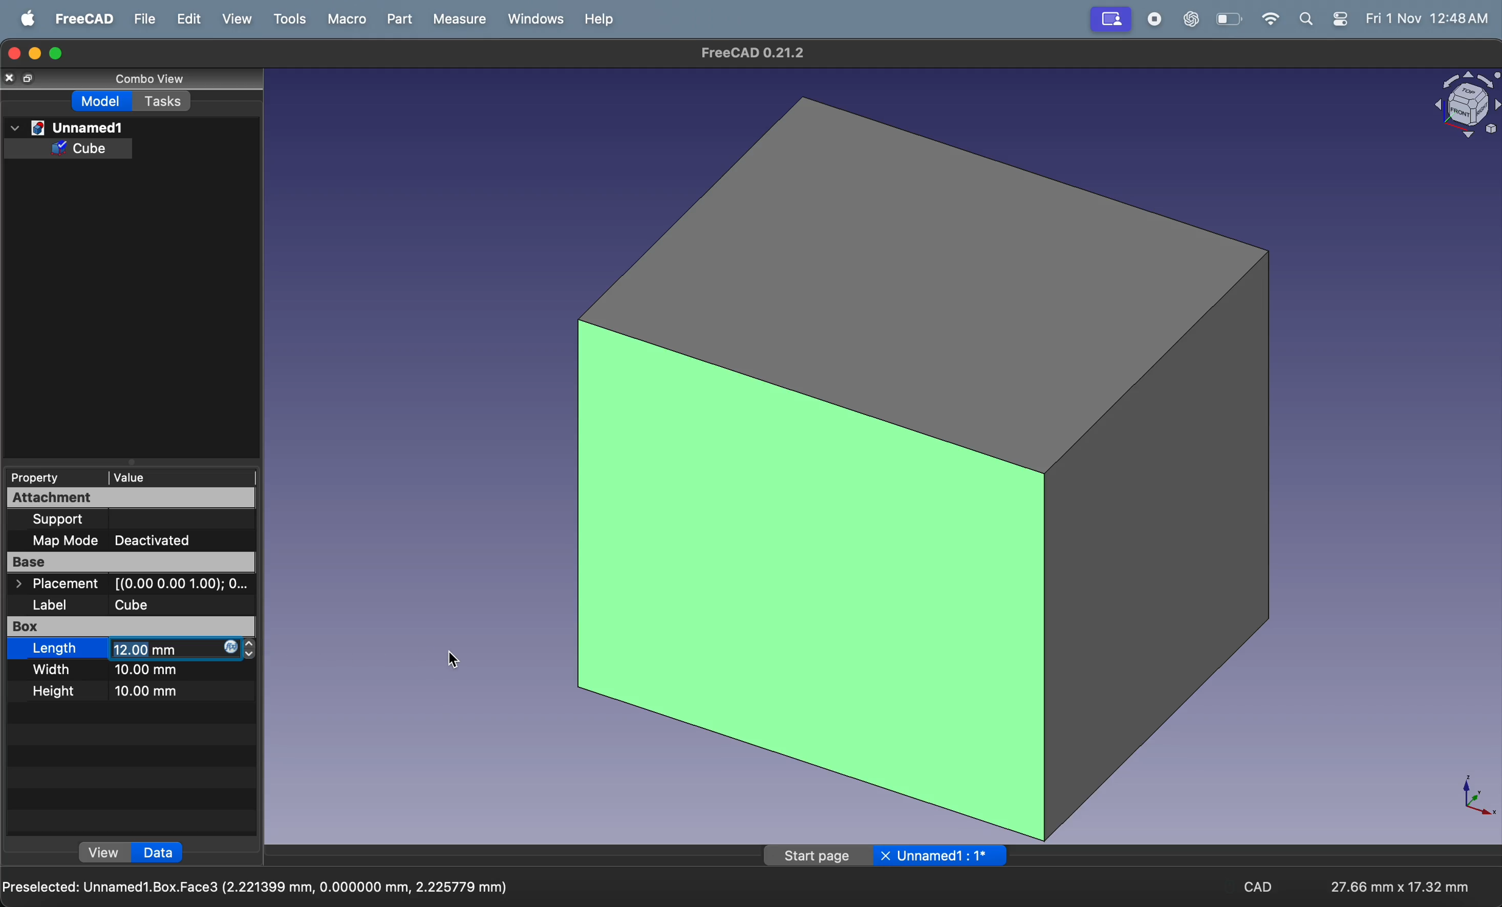  I want to click on property, so click(41, 477).